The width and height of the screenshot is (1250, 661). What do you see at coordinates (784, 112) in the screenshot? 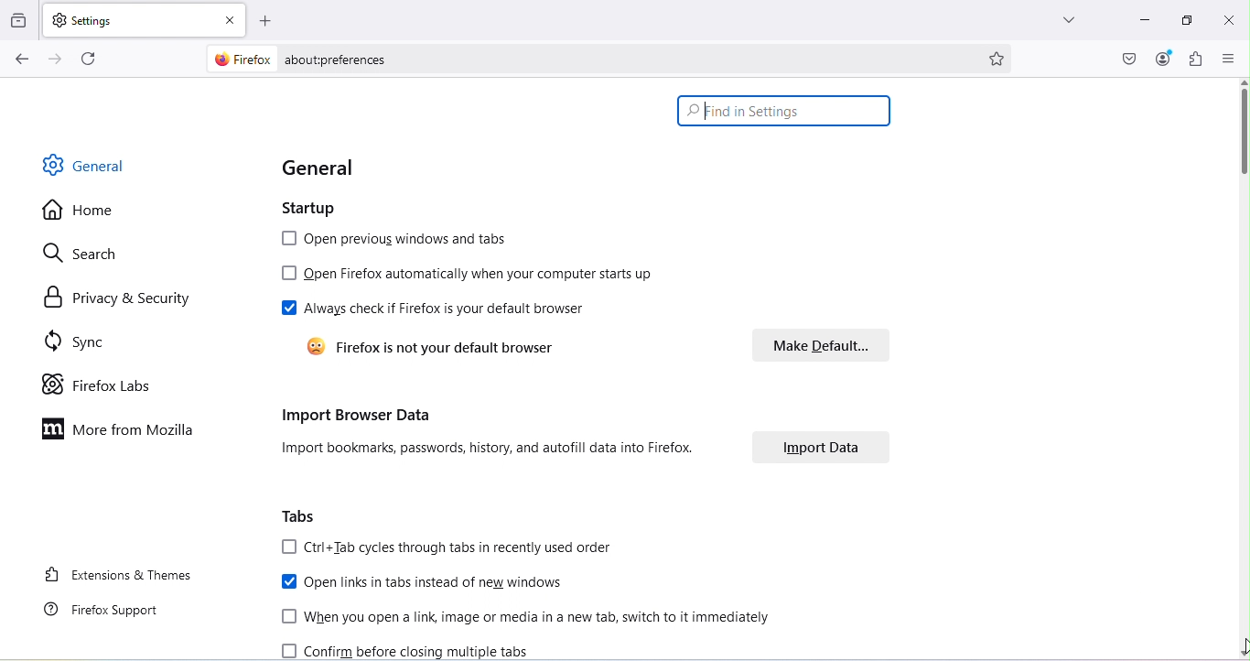
I see `Search bar` at bounding box center [784, 112].